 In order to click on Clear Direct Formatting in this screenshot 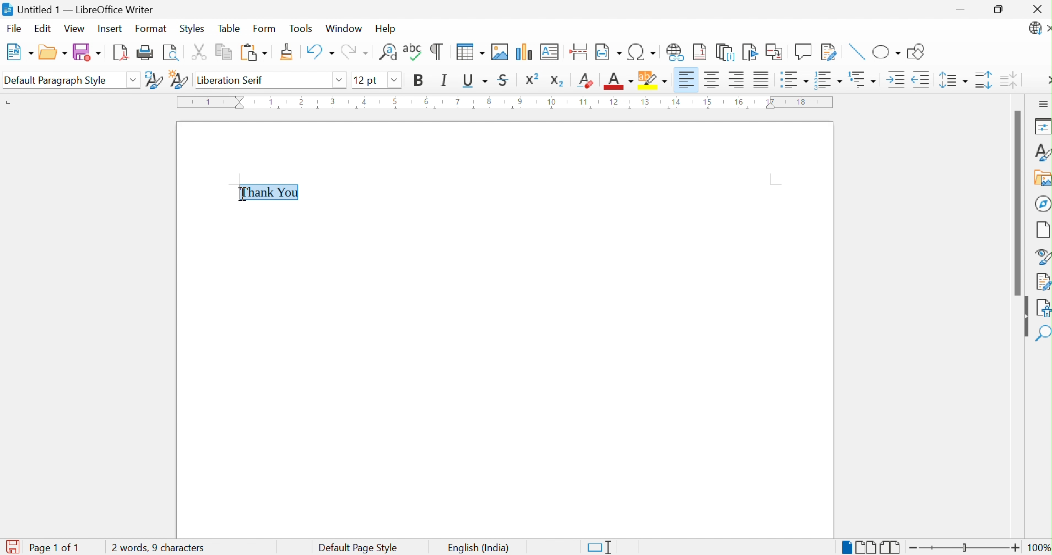, I will do `click(587, 81)`.